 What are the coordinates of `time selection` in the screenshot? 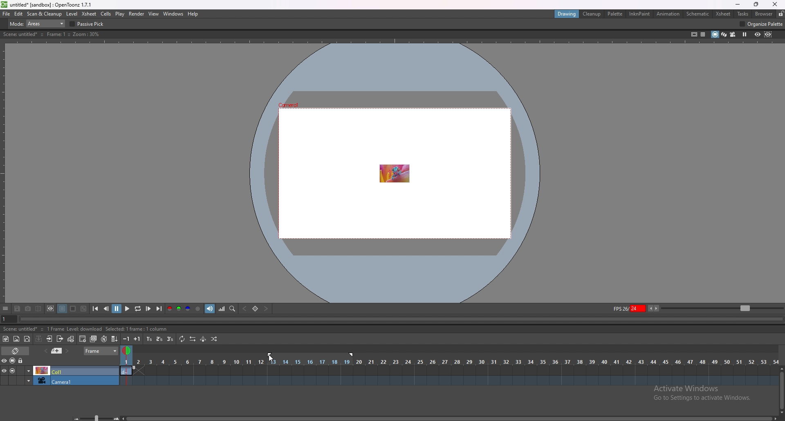 It's located at (126, 349).